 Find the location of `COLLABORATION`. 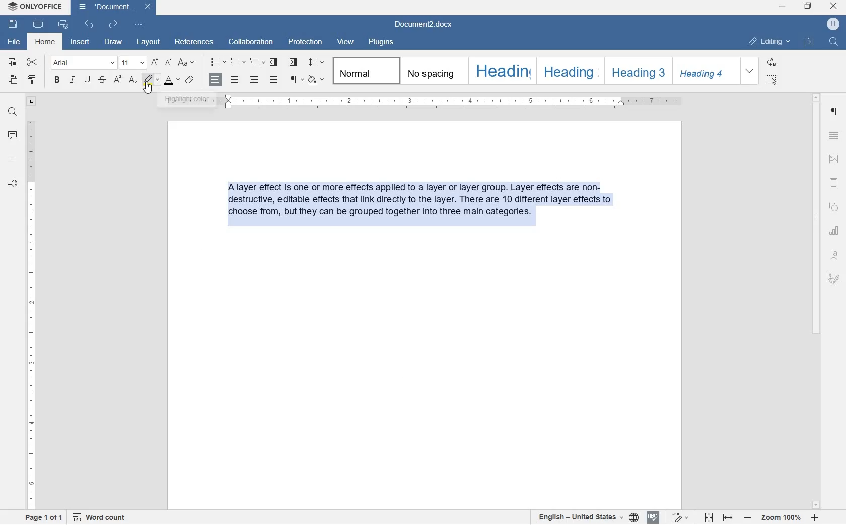

COLLABORATION is located at coordinates (250, 42).